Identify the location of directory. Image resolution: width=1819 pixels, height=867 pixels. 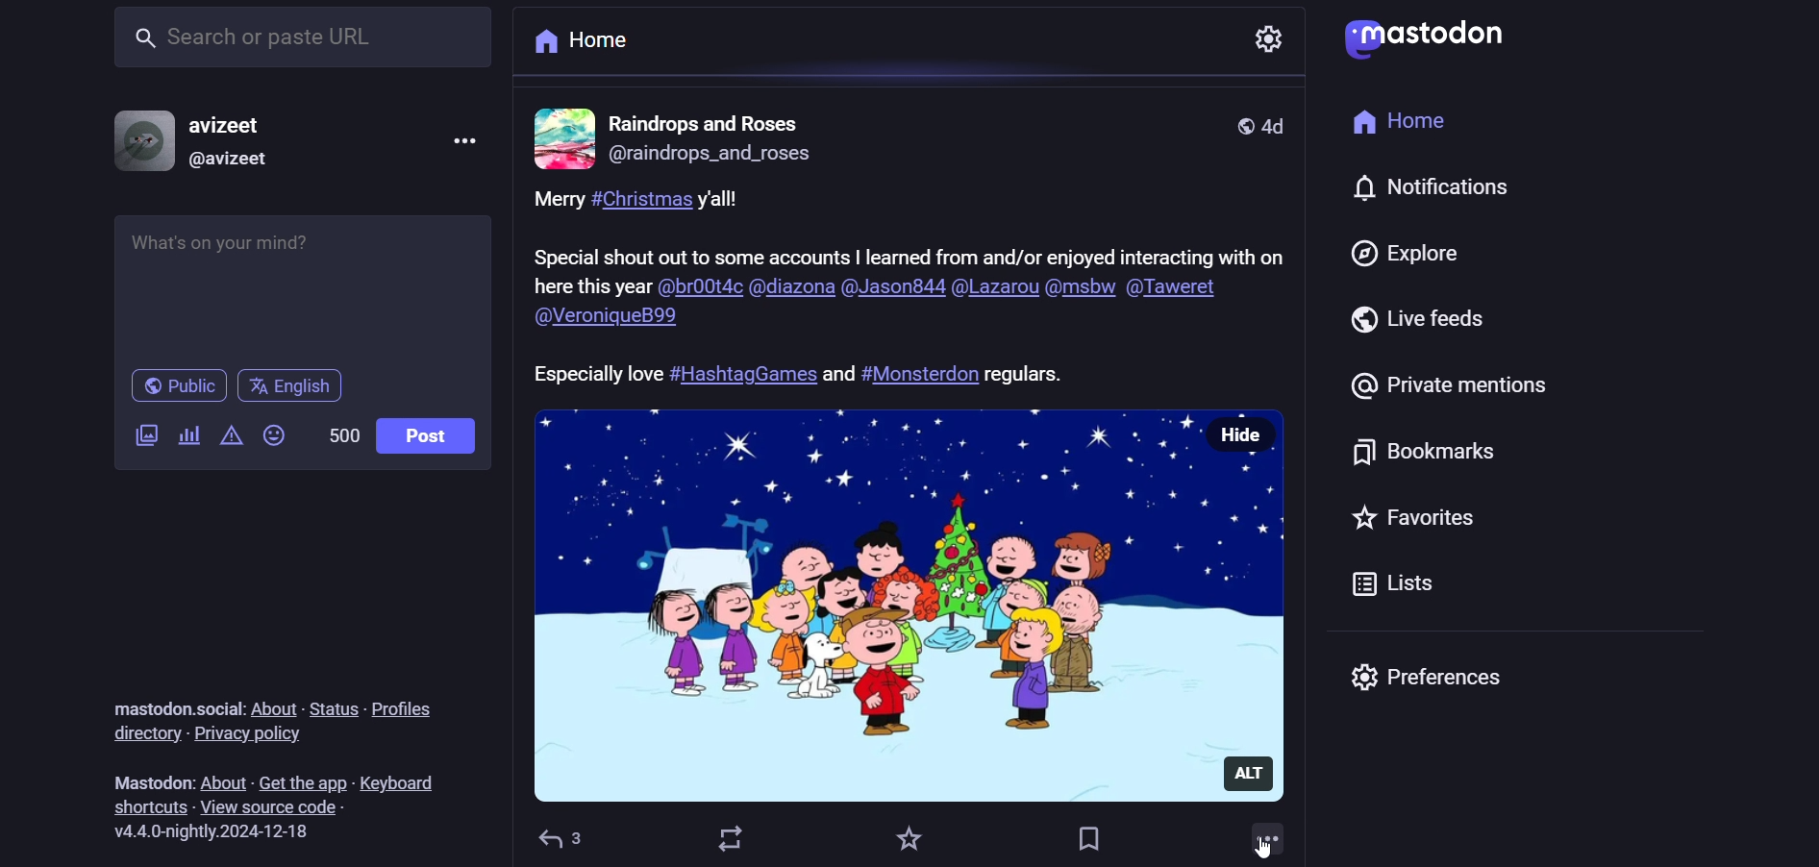
(143, 733).